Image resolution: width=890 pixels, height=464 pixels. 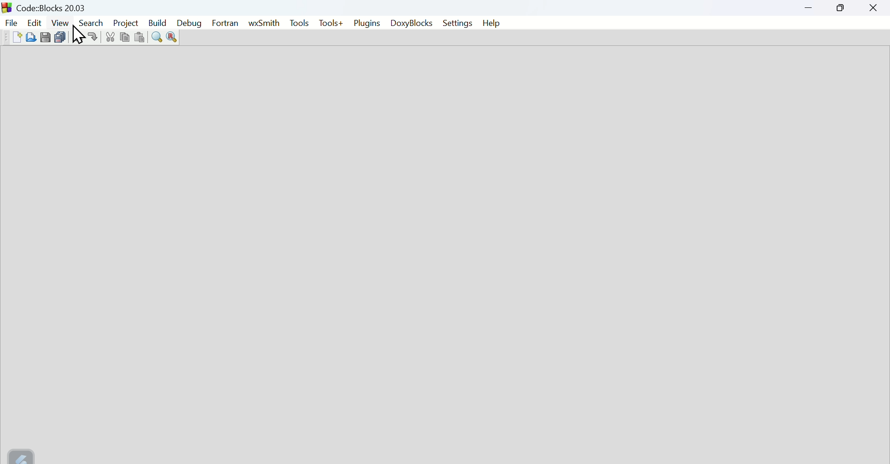 What do you see at coordinates (156, 37) in the screenshot?
I see `Find` at bounding box center [156, 37].